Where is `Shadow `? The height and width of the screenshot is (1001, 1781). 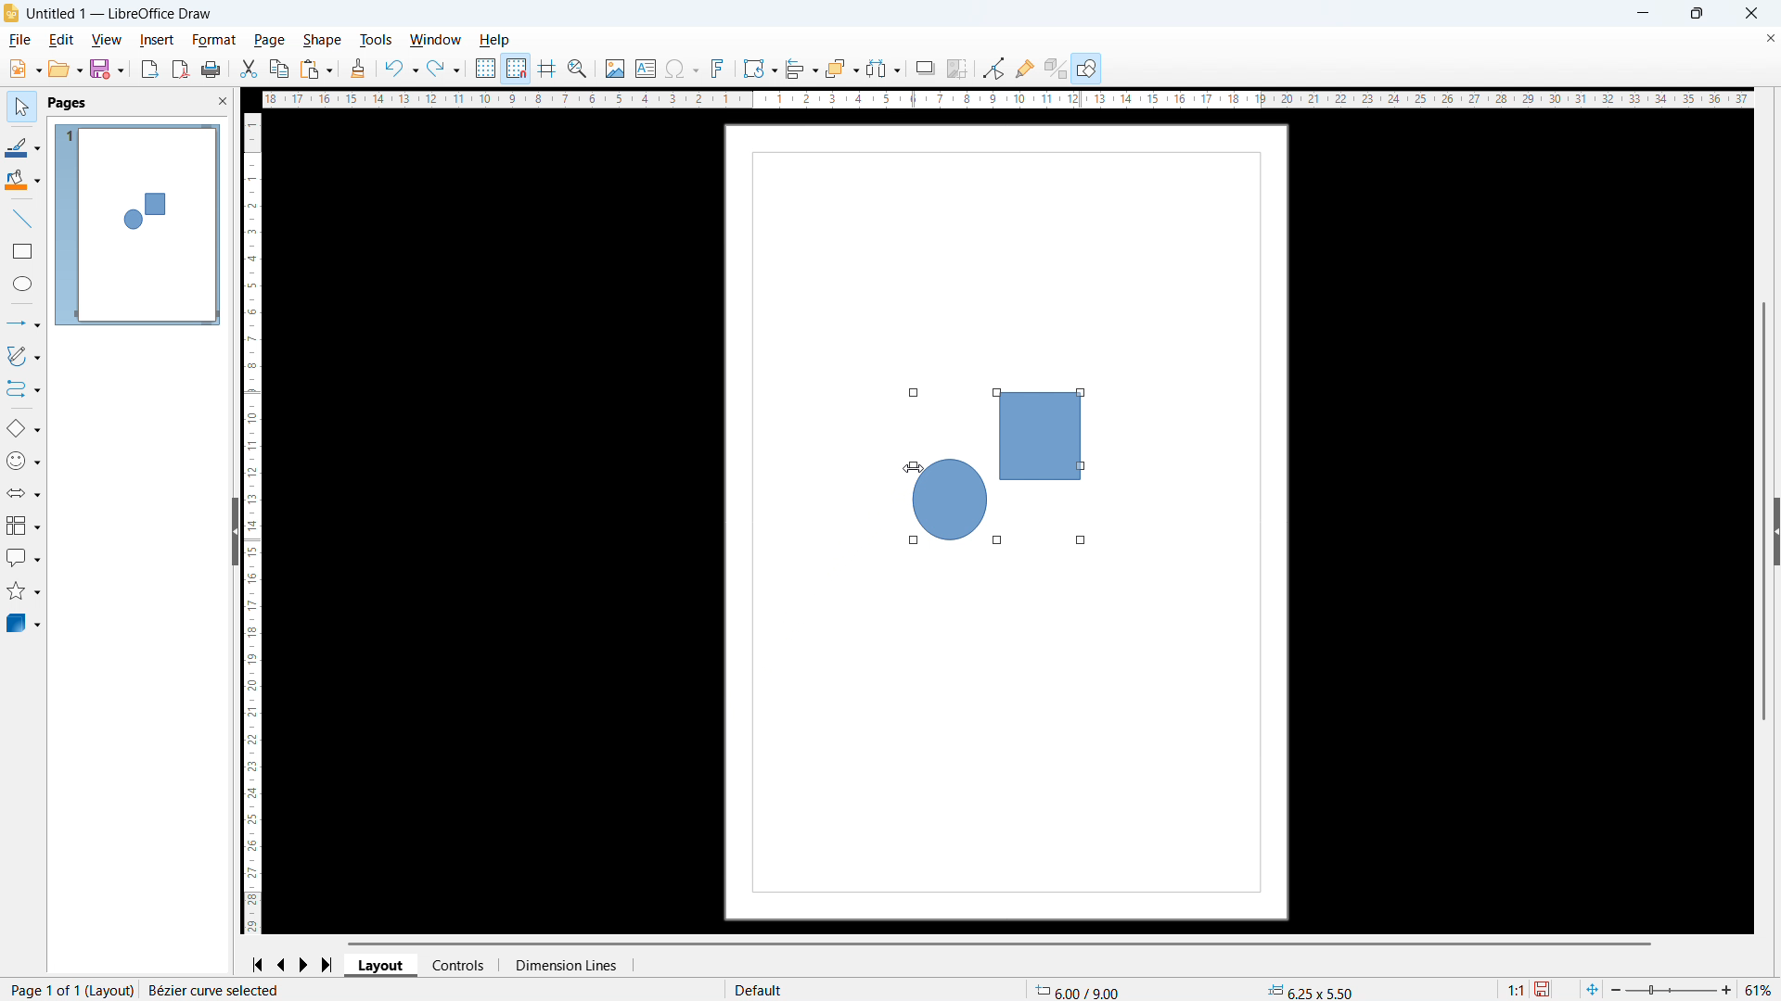
Shadow  is located at coordinates (925, 68).